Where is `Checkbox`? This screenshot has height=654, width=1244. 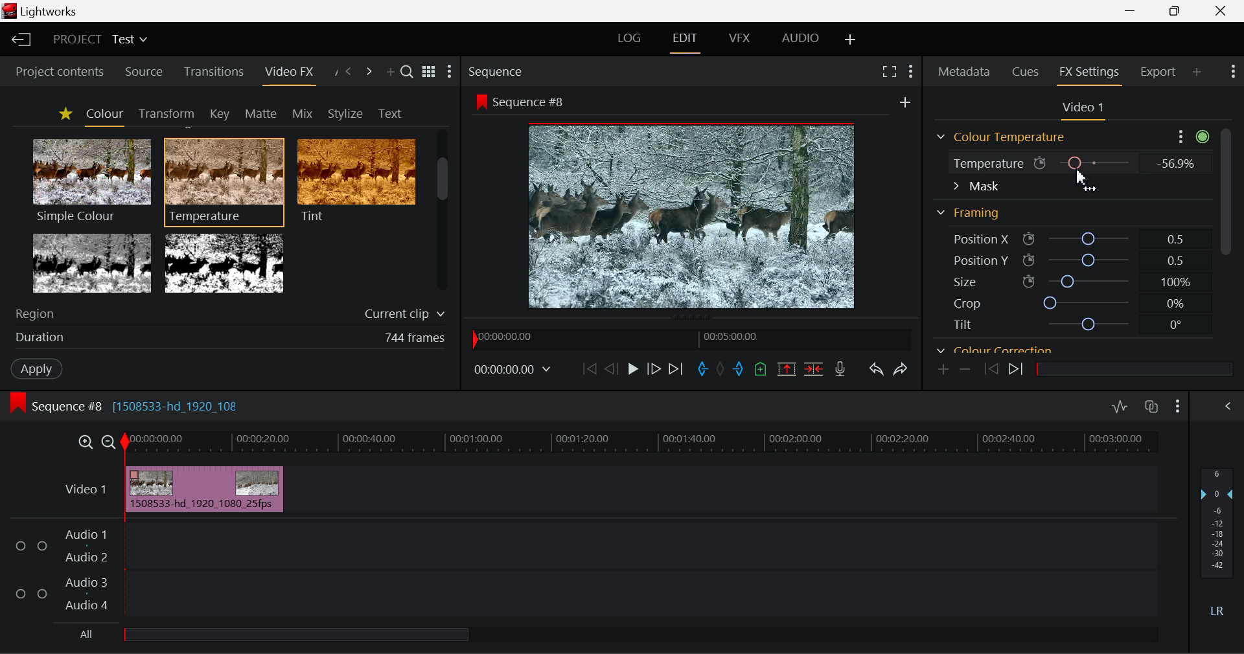
Checkbox is located at coordinates (21, 545).